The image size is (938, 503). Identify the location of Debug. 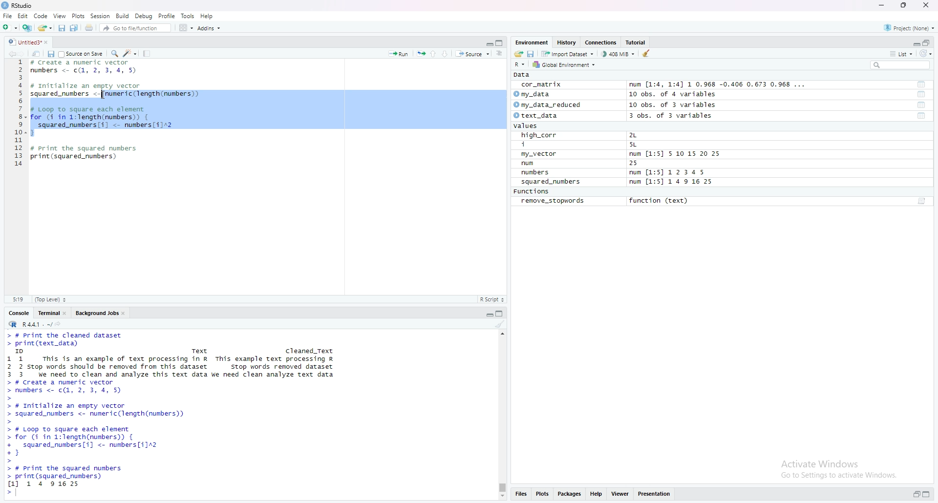
(144, 16).